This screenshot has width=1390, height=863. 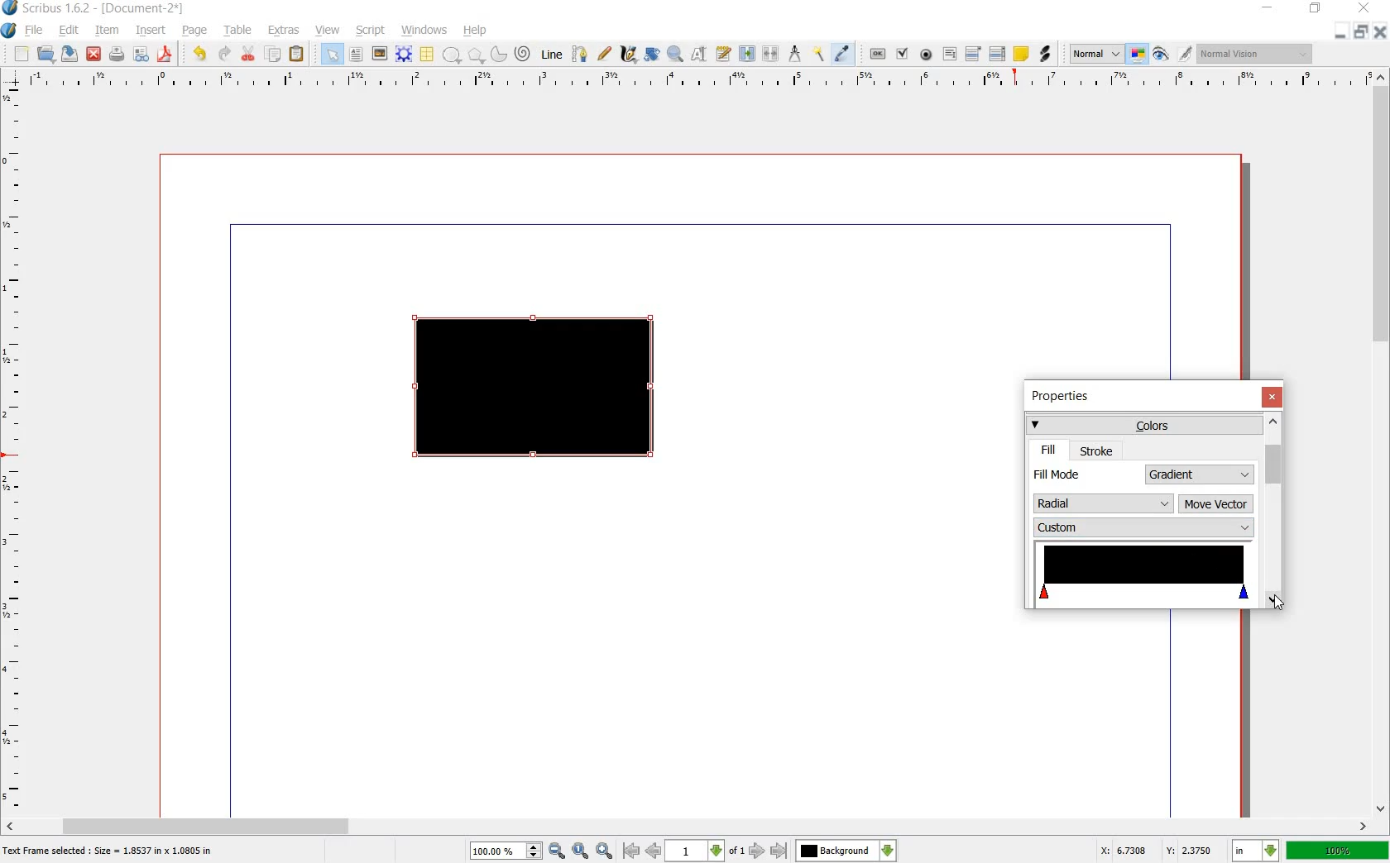 I want to click on cursor, so click(x=1280, y=603).